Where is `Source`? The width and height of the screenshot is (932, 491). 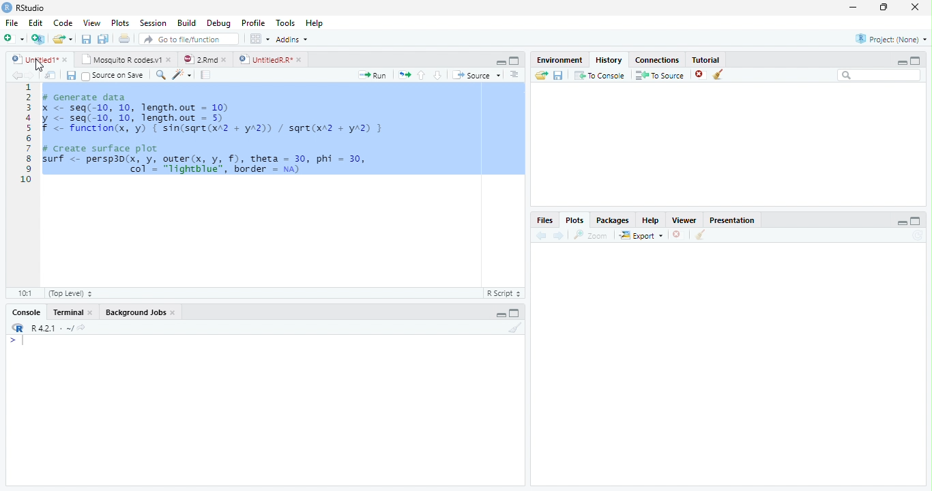
Source is located at coordinates (476, 74).